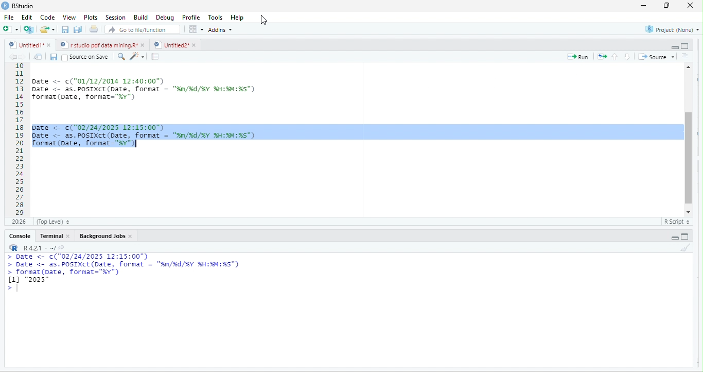  I want to click on close, so click(48, 45).